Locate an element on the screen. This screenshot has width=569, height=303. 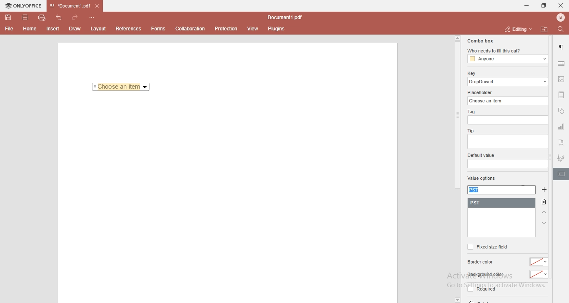
chart is located at coordinates (562, 128).